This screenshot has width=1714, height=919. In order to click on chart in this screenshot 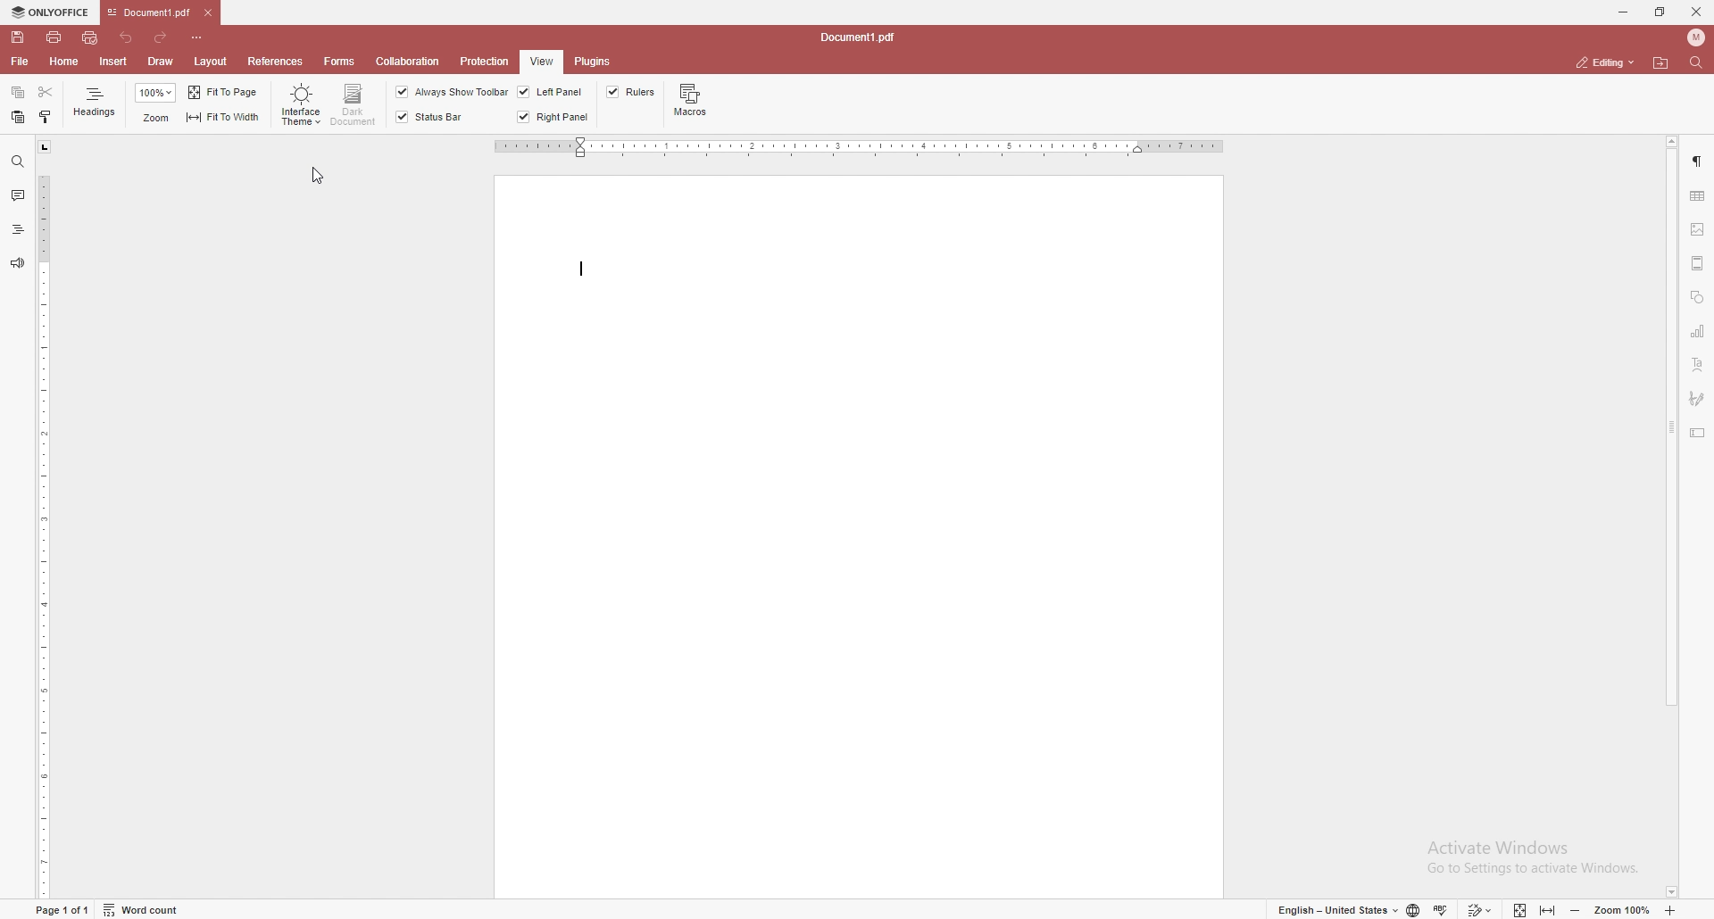, I will do `click(1699, 333)`.